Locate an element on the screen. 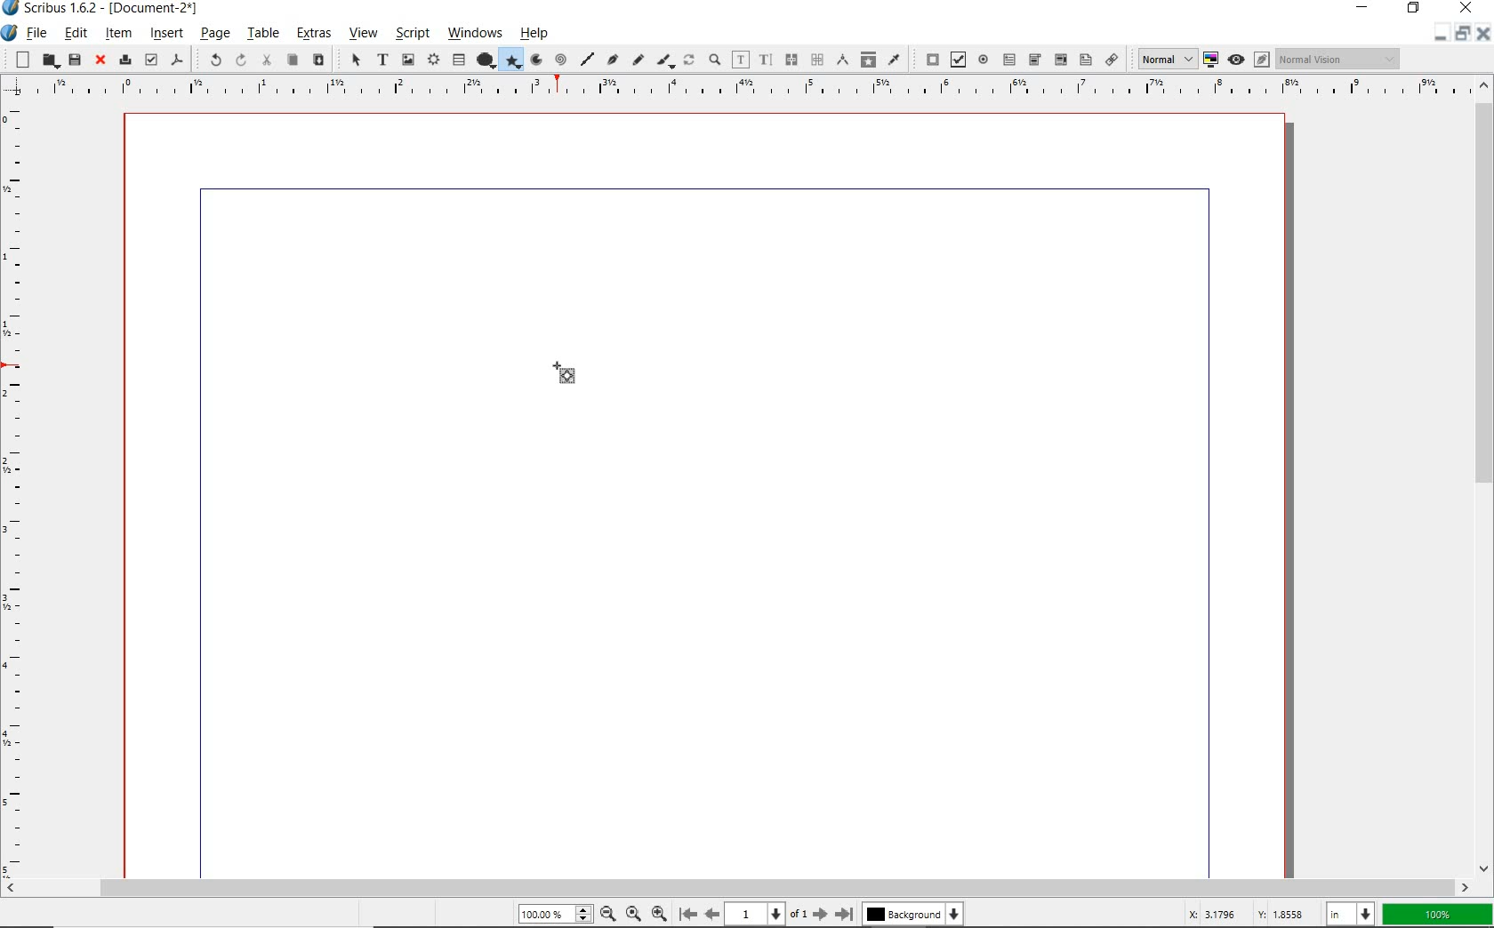  ruler is located at coordinates (746, 90).